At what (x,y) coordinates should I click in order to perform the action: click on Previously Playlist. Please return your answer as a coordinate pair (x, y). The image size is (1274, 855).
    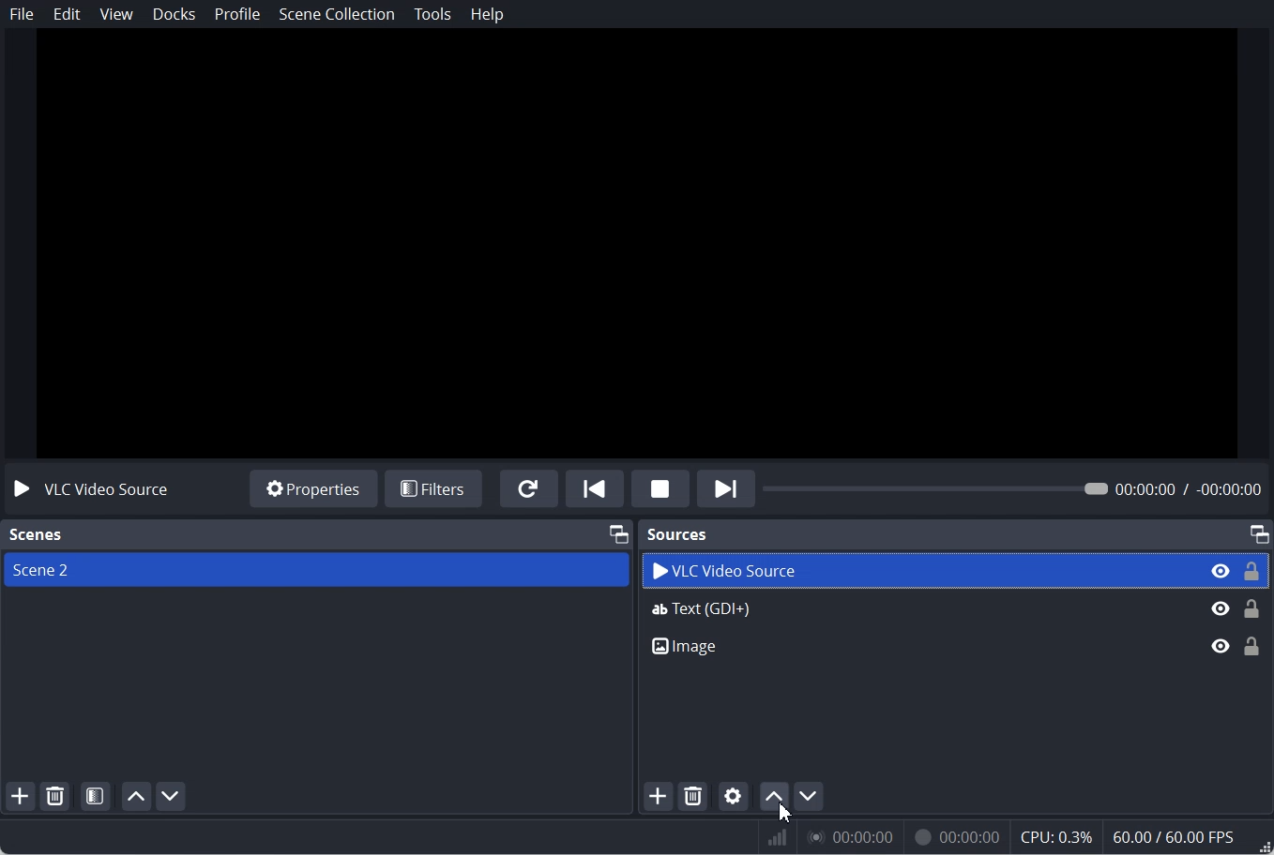
    Looking at the image, I should click on (595, 487).